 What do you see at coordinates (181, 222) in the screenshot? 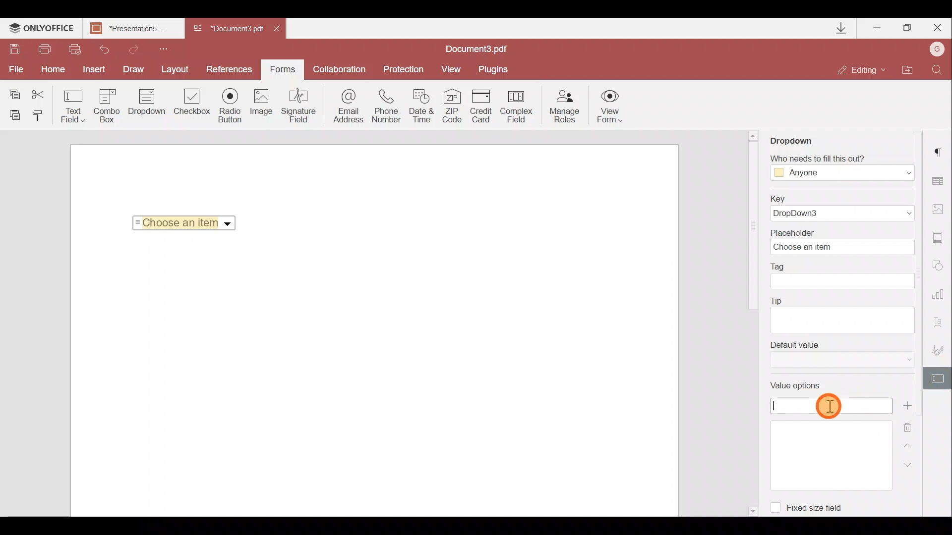
I see `Selected Item` at bounding box center [181, 222].